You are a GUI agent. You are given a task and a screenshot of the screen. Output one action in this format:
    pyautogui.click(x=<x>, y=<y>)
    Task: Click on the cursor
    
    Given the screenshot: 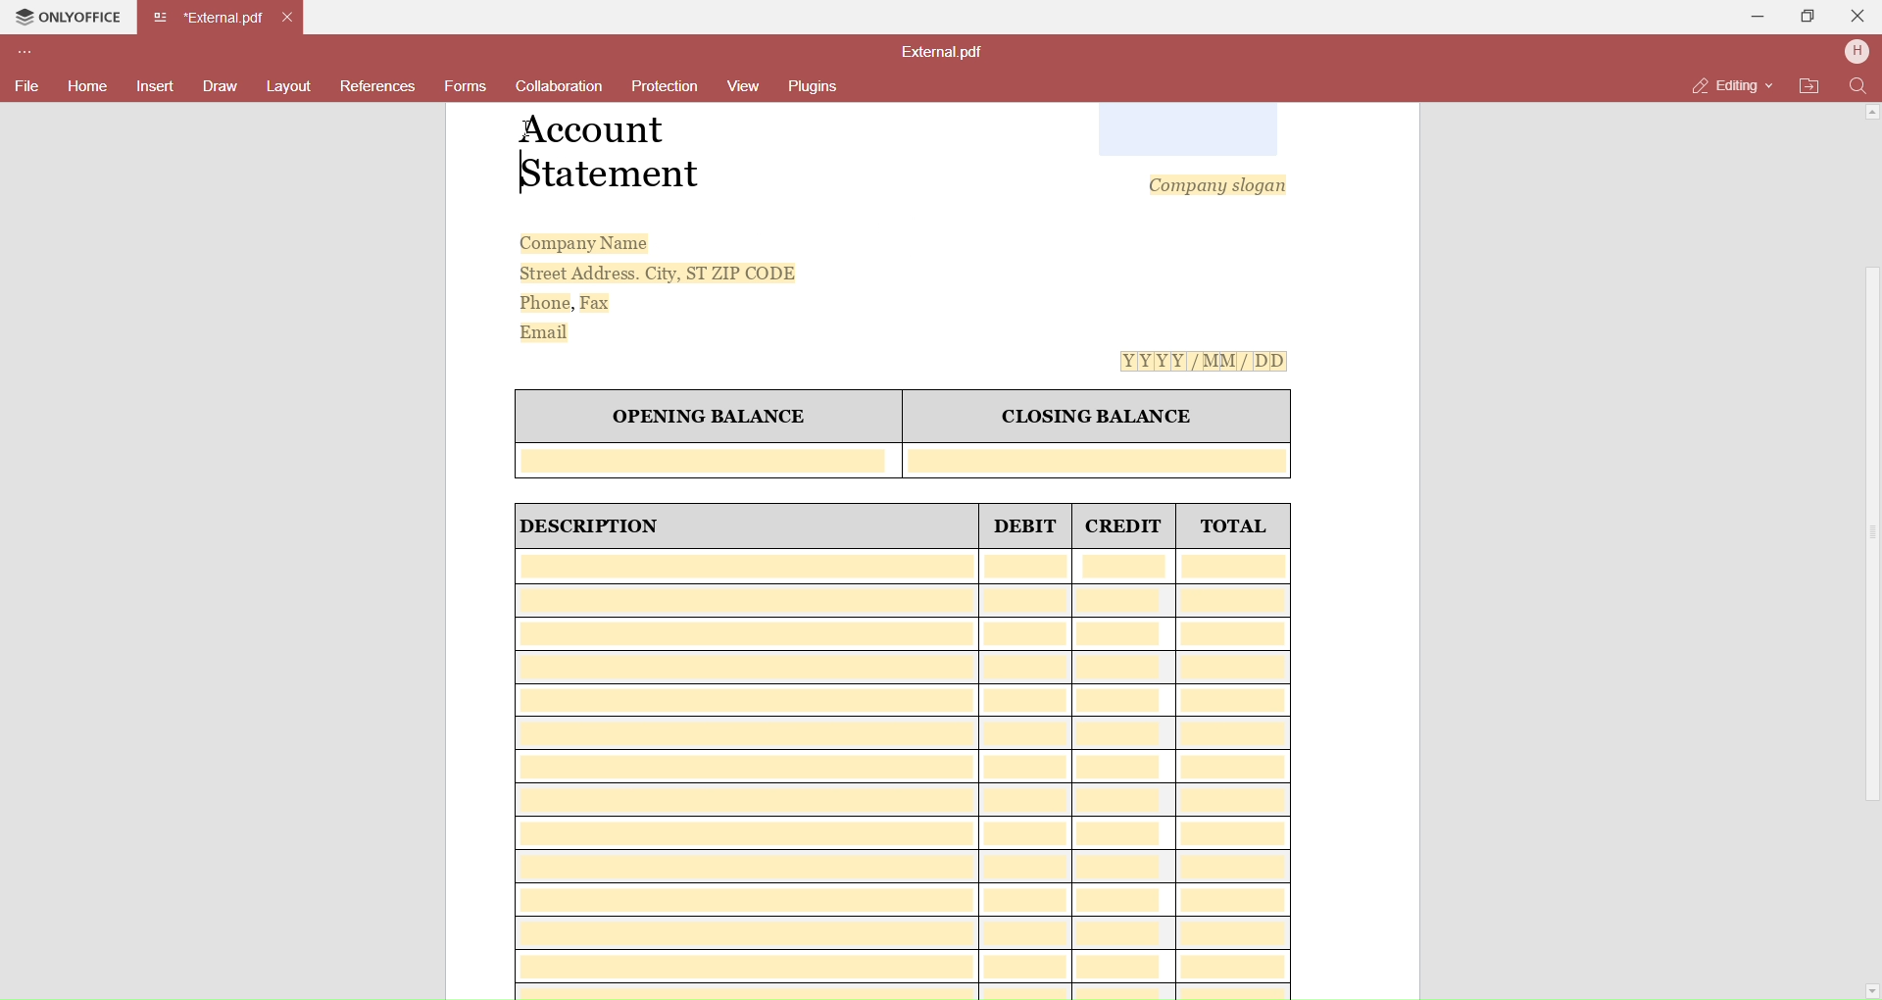 What is the action you would take?
    pyautogui.click(x=529, y=131)
    